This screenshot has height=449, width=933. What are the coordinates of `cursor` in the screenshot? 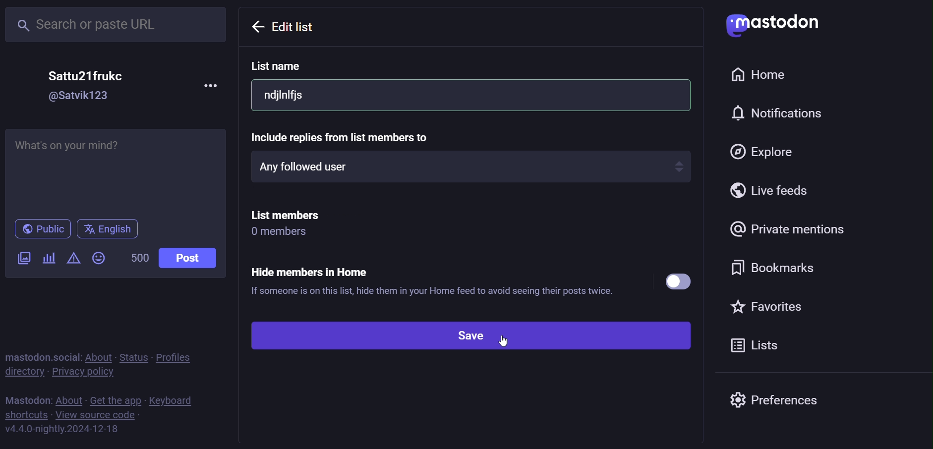 It's located at (506, 342).